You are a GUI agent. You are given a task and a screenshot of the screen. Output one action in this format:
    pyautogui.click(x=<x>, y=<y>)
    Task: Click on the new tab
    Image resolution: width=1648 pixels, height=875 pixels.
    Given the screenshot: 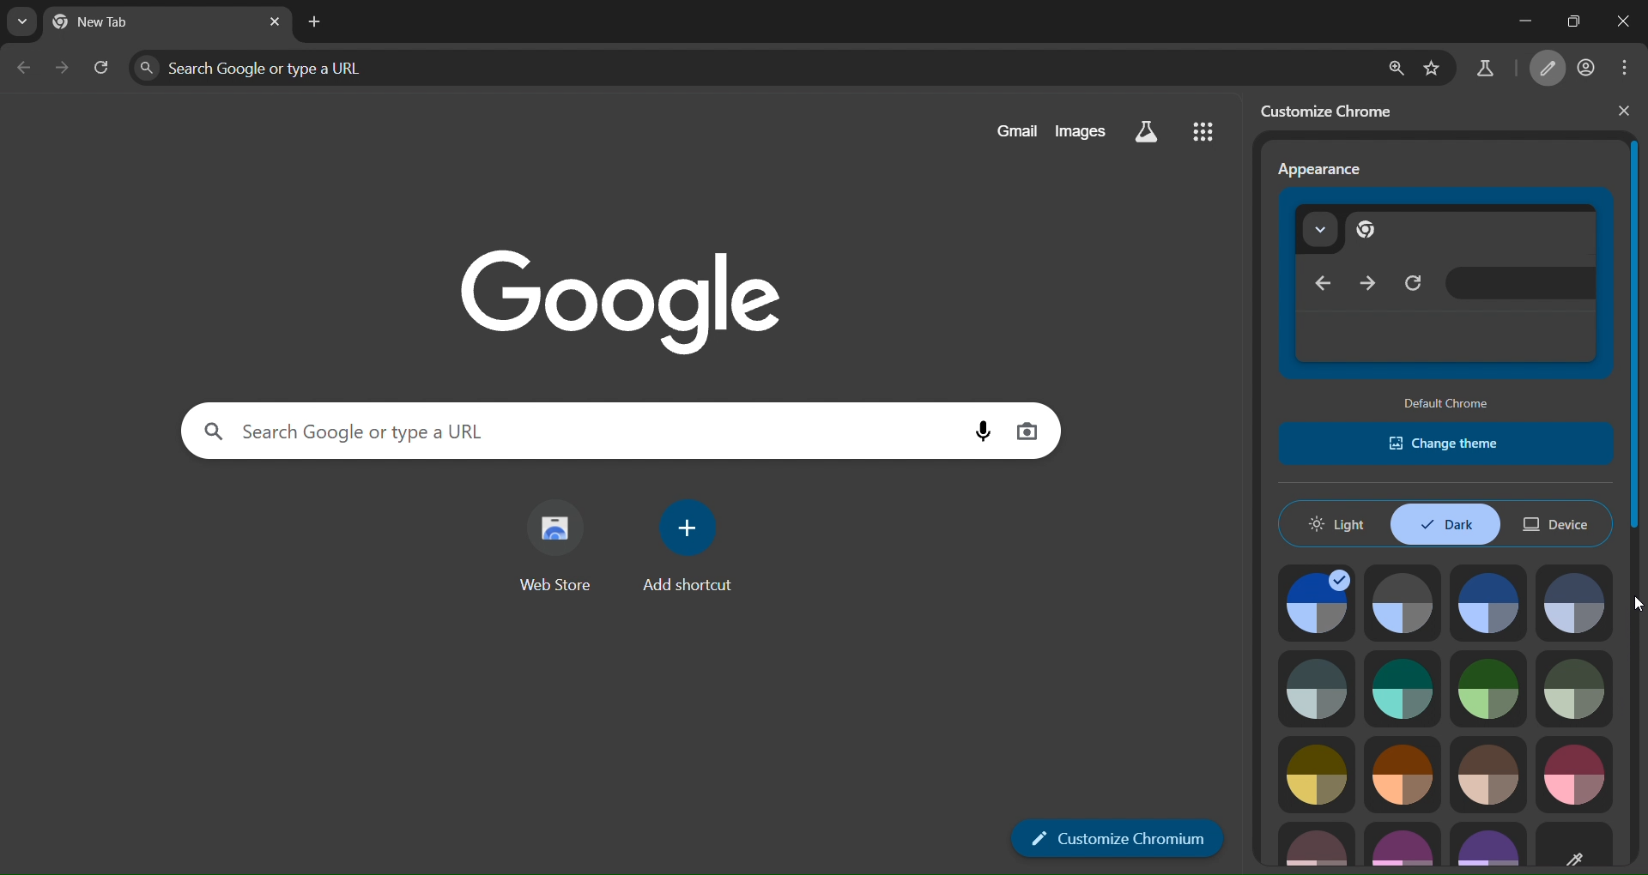 What is the action you would take?
    pyautogui.click(x=315, y=23)
    